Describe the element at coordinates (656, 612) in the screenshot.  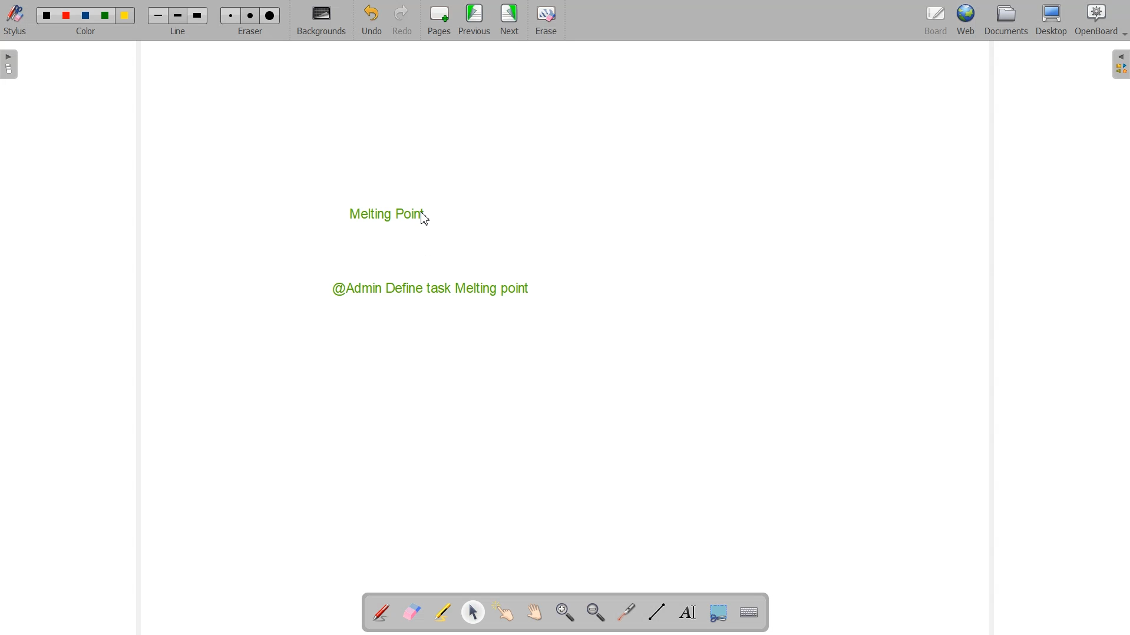
I see `Draw lines` at that location.